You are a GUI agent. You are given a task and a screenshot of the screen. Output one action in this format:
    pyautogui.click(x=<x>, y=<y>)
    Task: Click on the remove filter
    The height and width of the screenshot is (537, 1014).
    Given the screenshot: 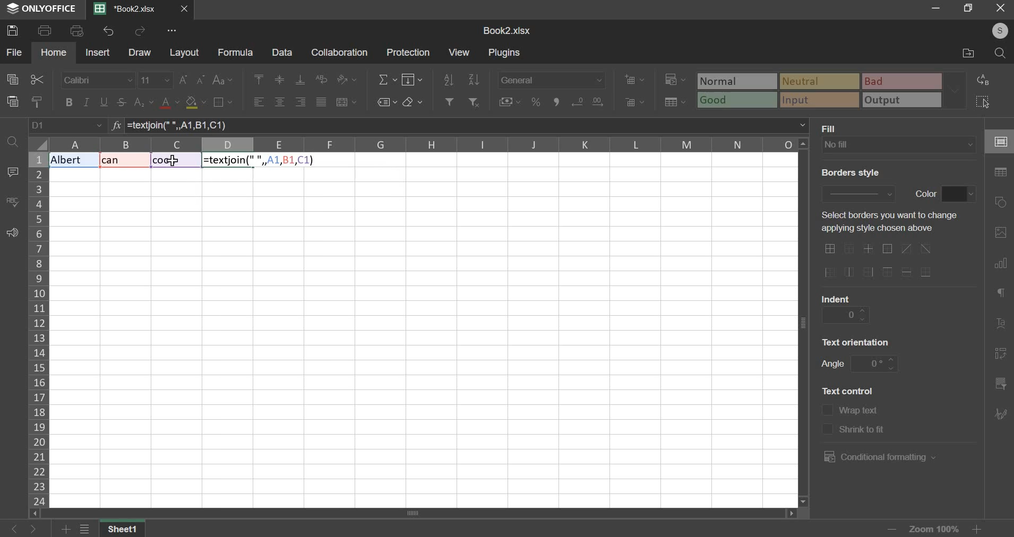 What is the action you would take?
    pyautogui.click(x=475, y=101)
    